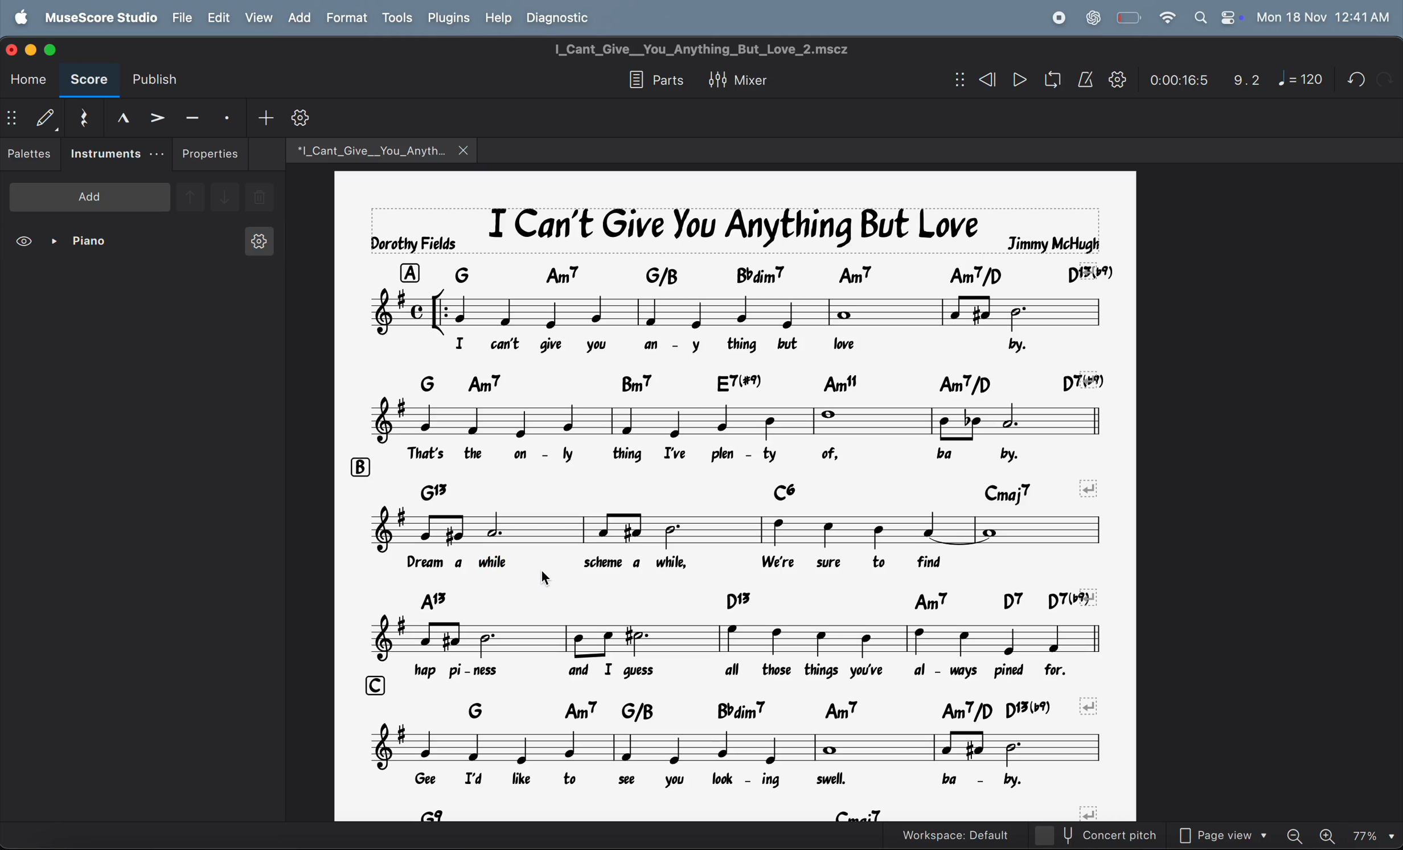  Describe the element at coordinates (1231, 18) in the screenshot. I see `control center` at that location.